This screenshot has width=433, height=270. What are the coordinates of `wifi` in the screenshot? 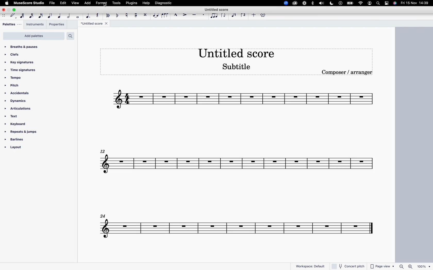 It's located at (360, 3).